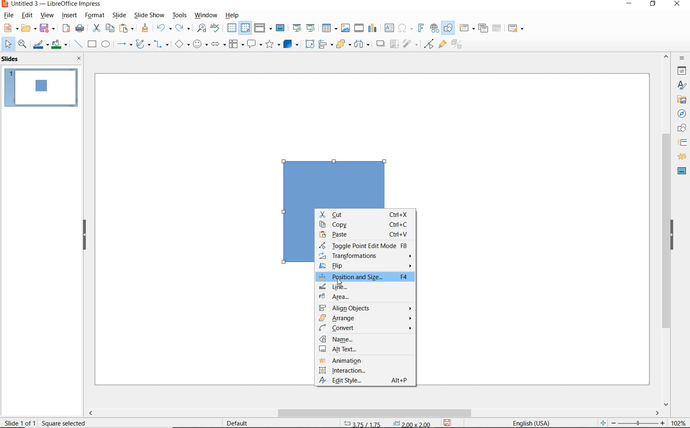 The image size is (690, 428). Describe the element at coordinates (447, 423) in the screenshot. I see `save` at that location.